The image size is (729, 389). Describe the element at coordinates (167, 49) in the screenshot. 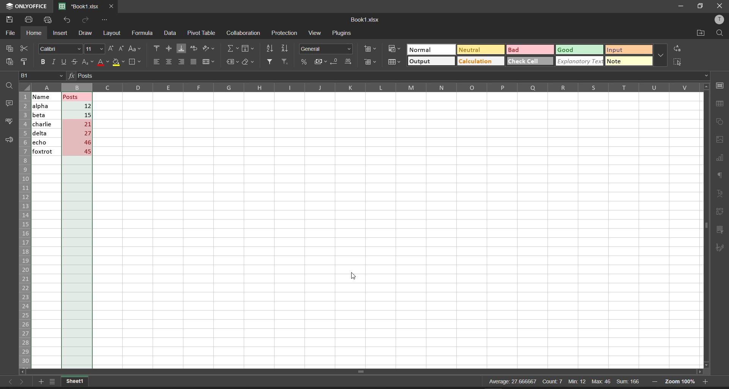

I see `align center` at that location.